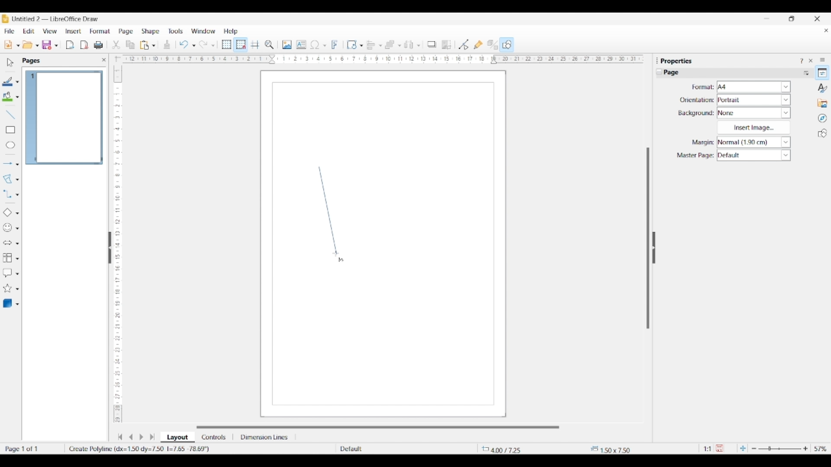 This screenshot has width=831, height=467. I want to click on Float properties panel, so click(657, 61).